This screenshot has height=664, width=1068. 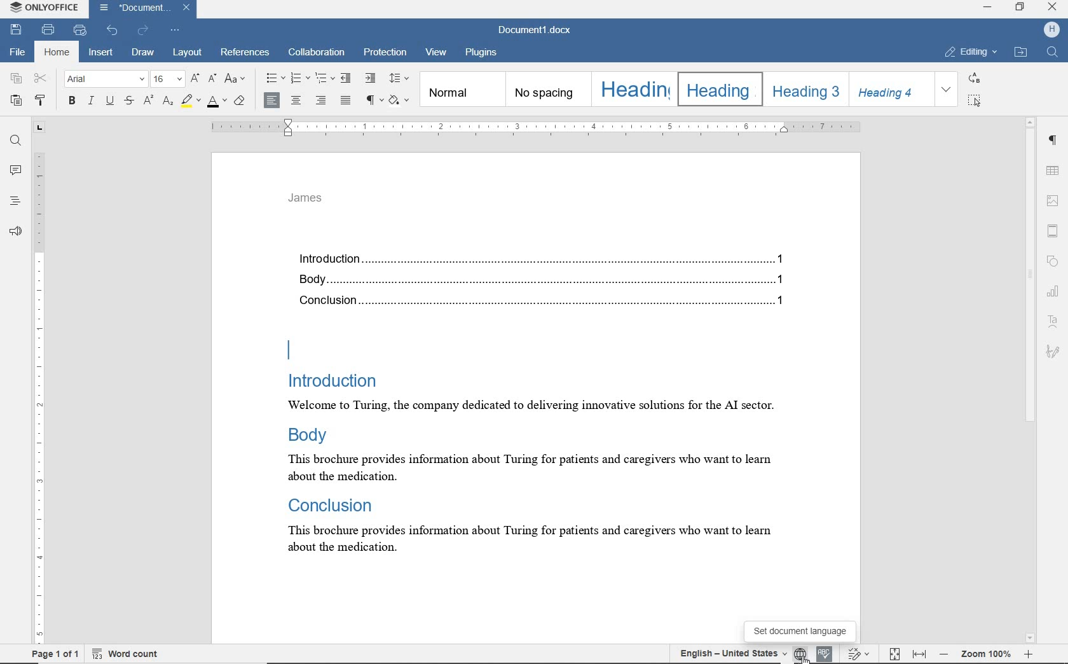 I want to click on highlight color, so click(x=190, y=101).